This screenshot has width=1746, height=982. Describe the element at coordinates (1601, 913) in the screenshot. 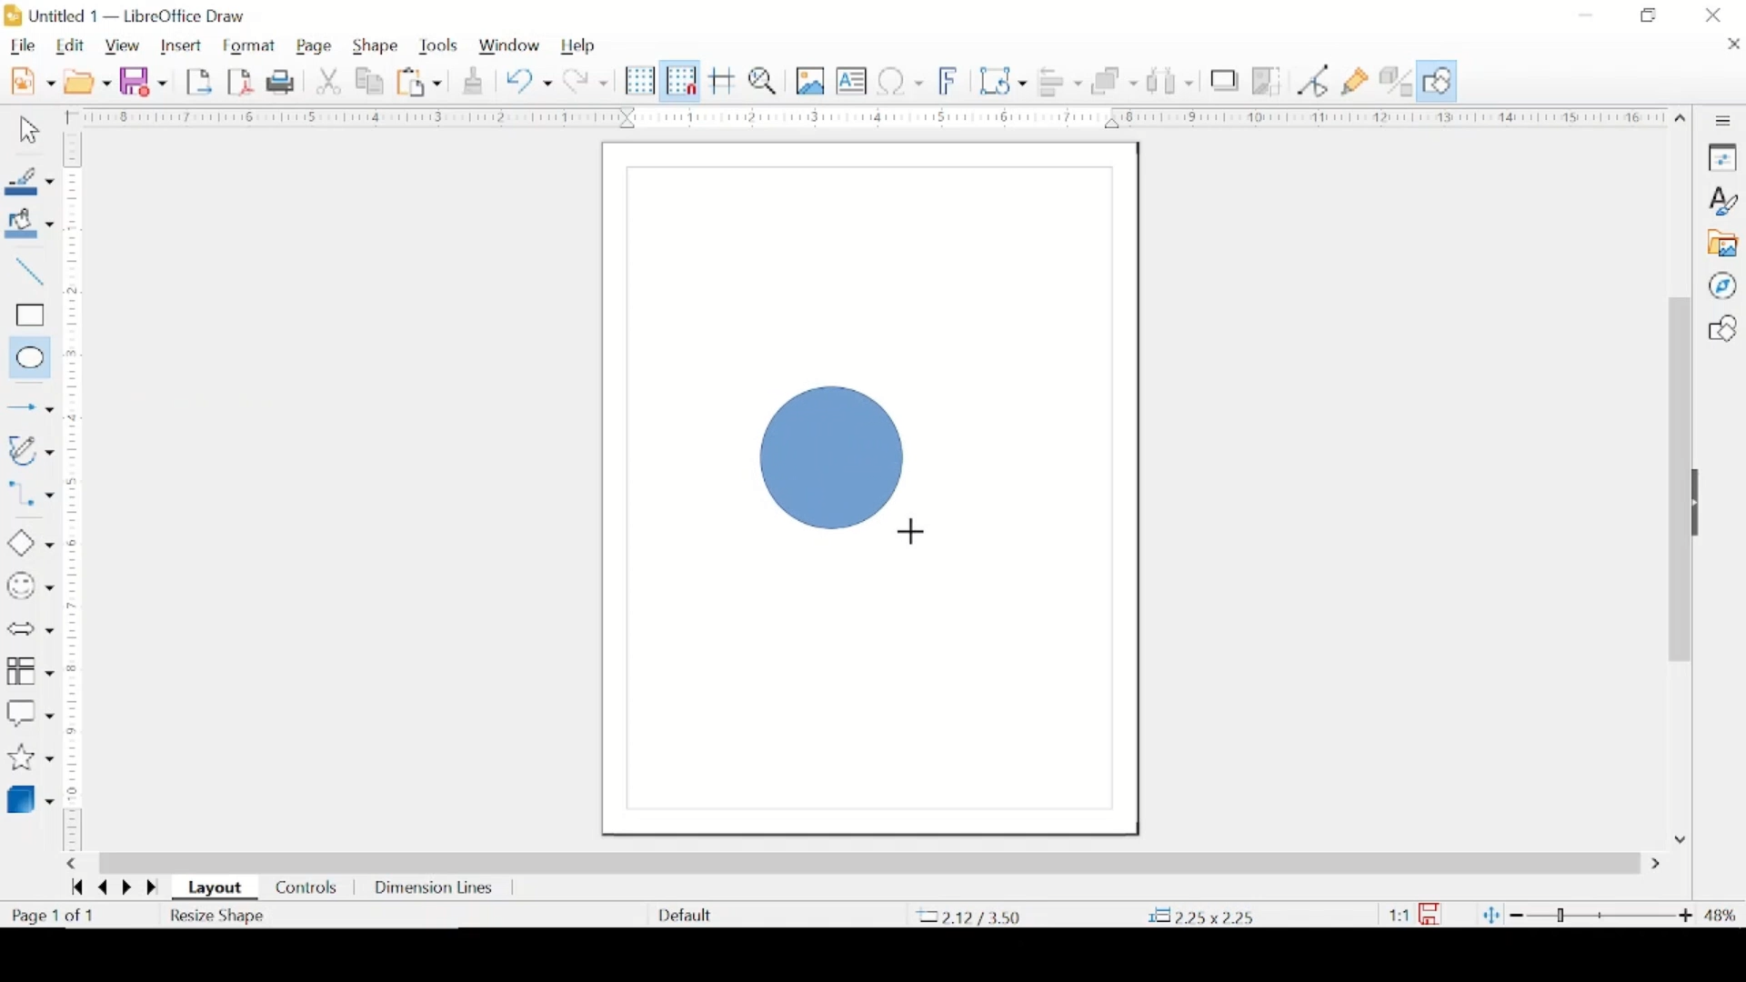

I see `zoom slider` at that location.